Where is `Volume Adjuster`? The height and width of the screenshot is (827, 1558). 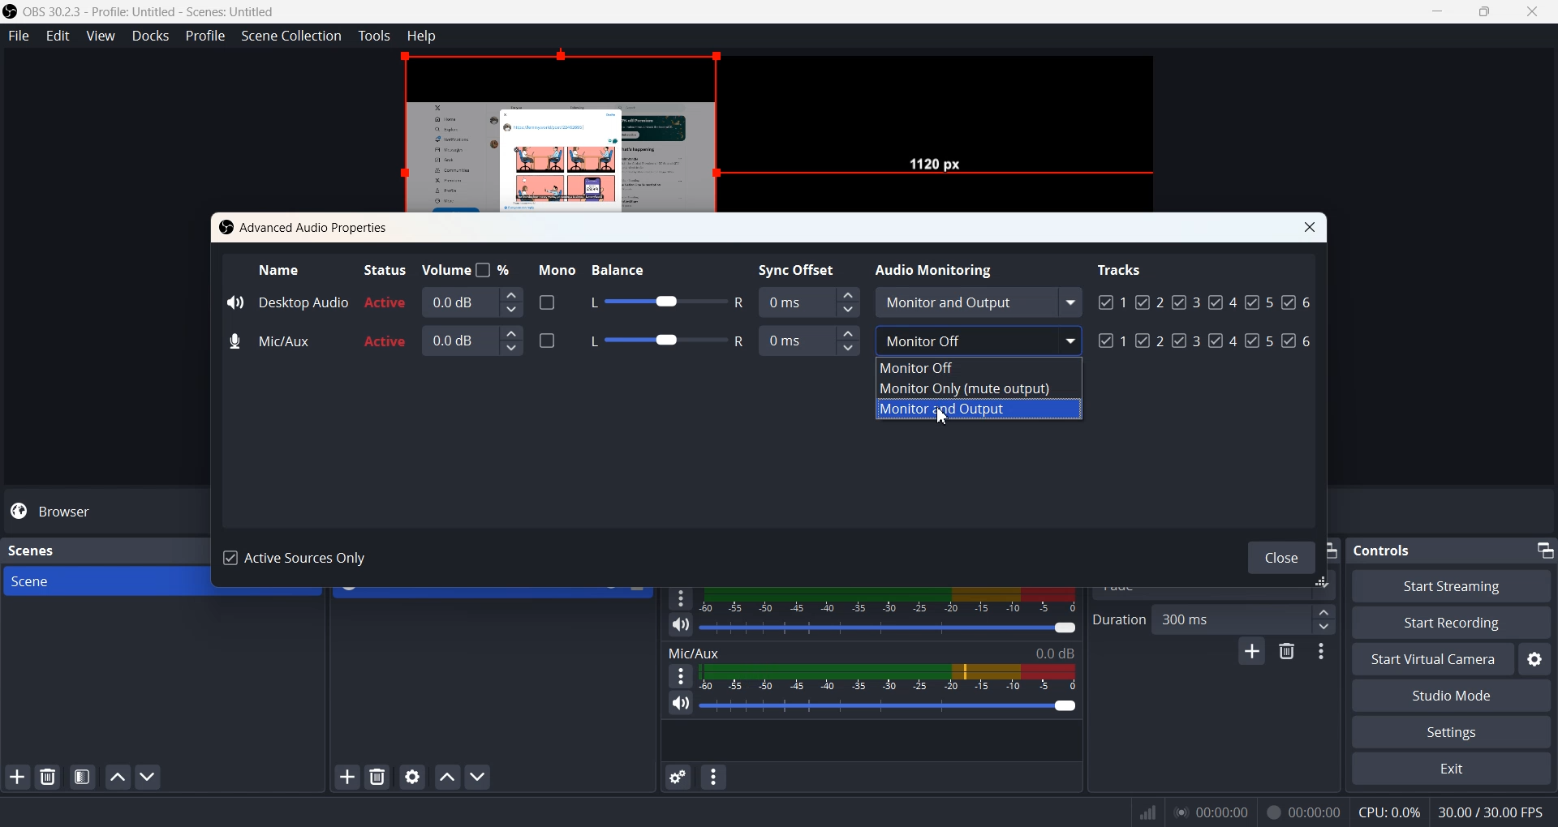 Volume Adjuster is located at coordinates (888, 705).